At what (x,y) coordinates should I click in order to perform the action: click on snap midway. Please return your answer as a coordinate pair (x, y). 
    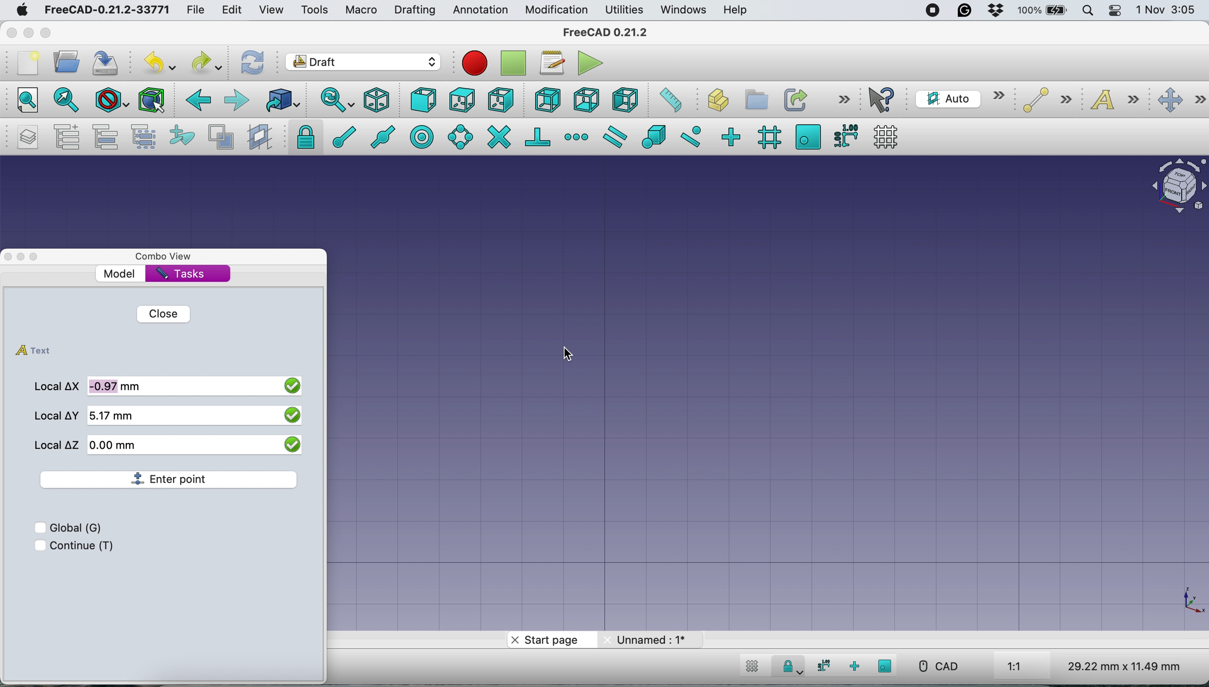
    Looking at the image, I should click on (379, 138).